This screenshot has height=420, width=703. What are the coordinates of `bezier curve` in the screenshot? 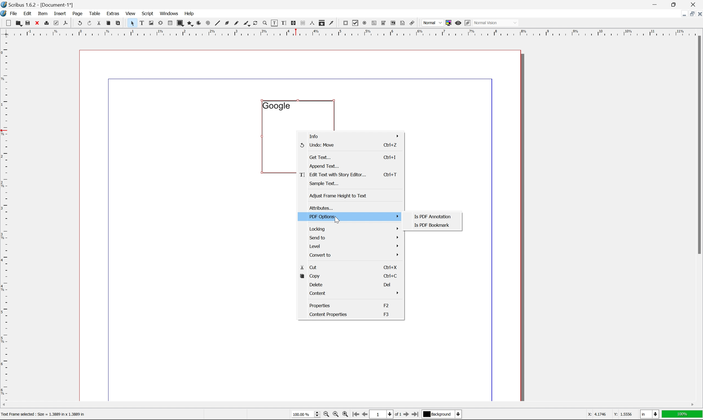 It's located at (227, 23).